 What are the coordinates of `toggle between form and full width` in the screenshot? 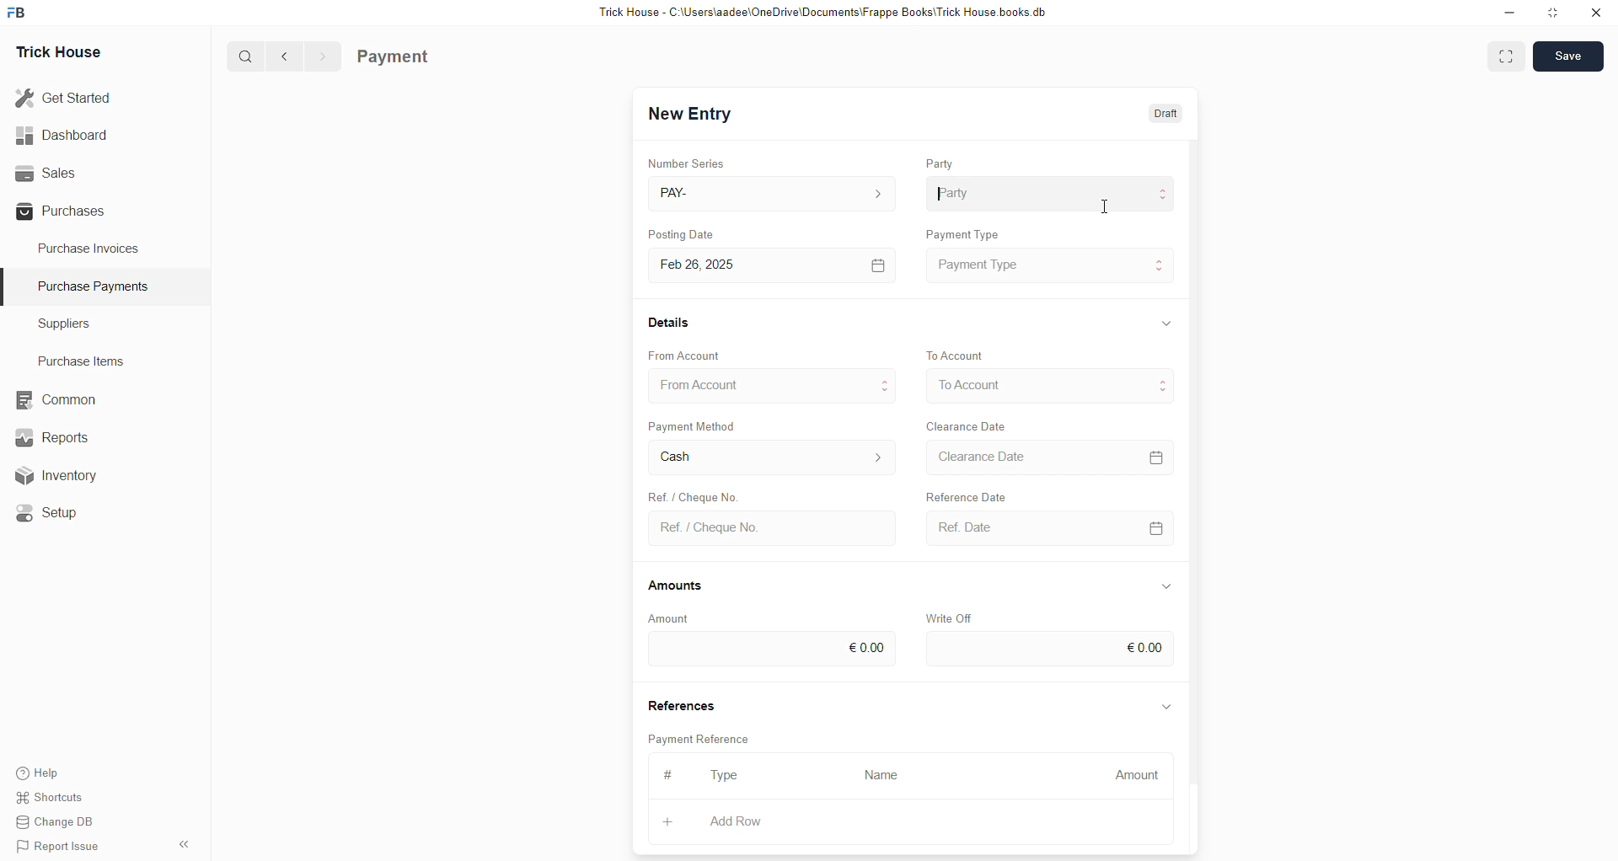 It's located at (1508, 57).